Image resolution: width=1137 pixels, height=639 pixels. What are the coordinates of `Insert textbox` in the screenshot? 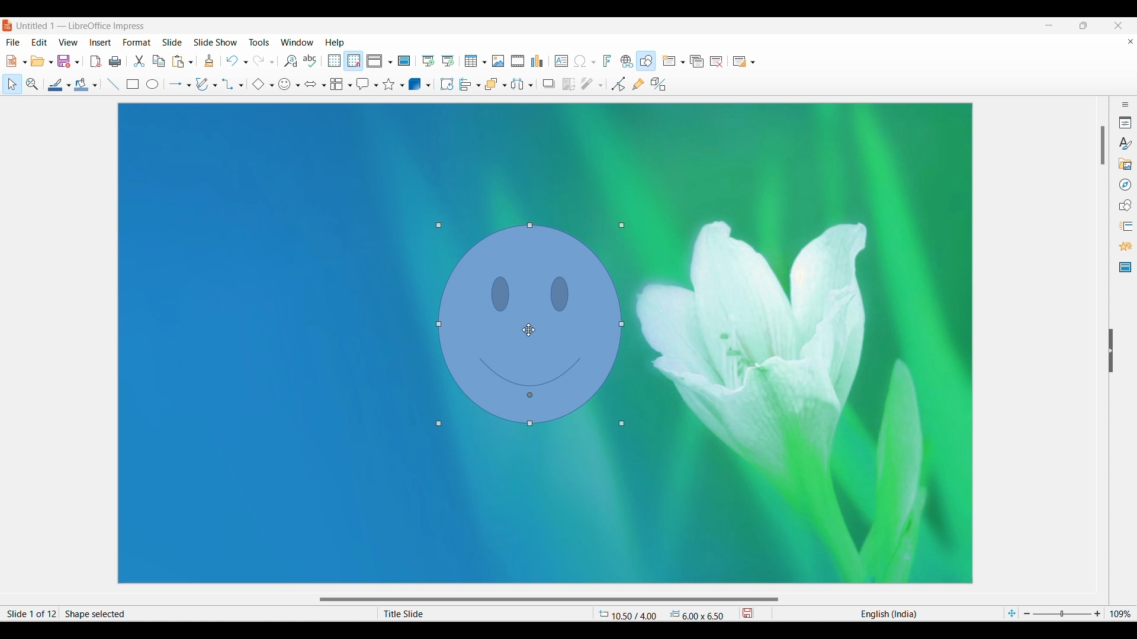 It's located at (561, 62).